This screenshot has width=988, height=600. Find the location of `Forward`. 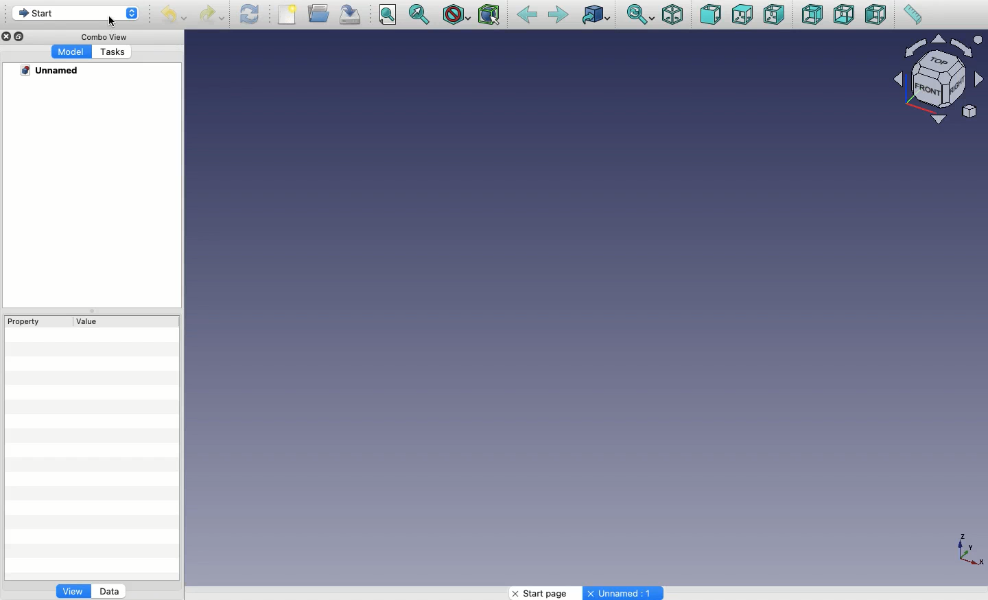

Forward is located at coordinates (558, 16).